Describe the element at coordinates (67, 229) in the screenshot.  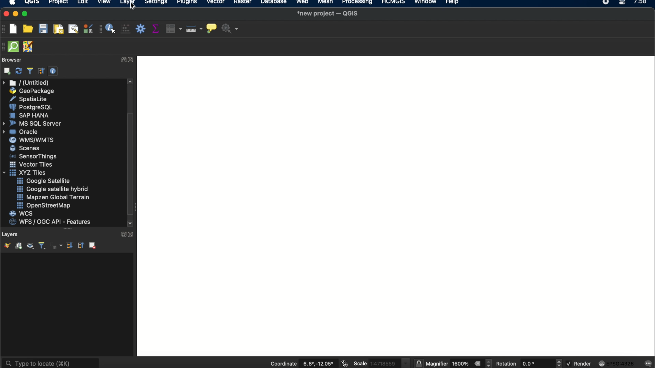
I see `more` at that location.